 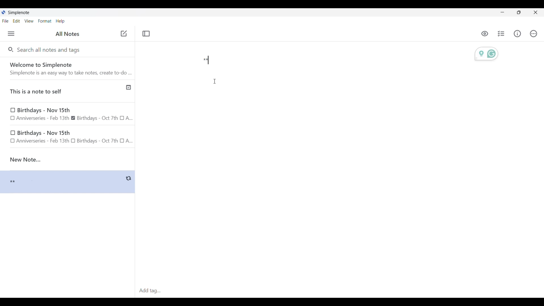 I want to click on Actions, so click(x=533, y=34).